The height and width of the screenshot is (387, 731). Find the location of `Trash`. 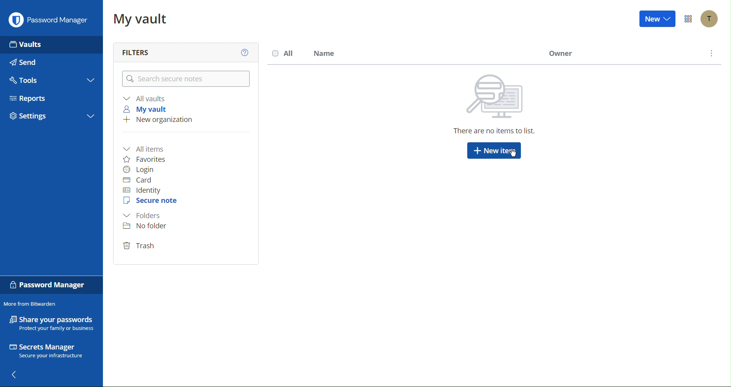

Trash is located at coordinates (140, 245).